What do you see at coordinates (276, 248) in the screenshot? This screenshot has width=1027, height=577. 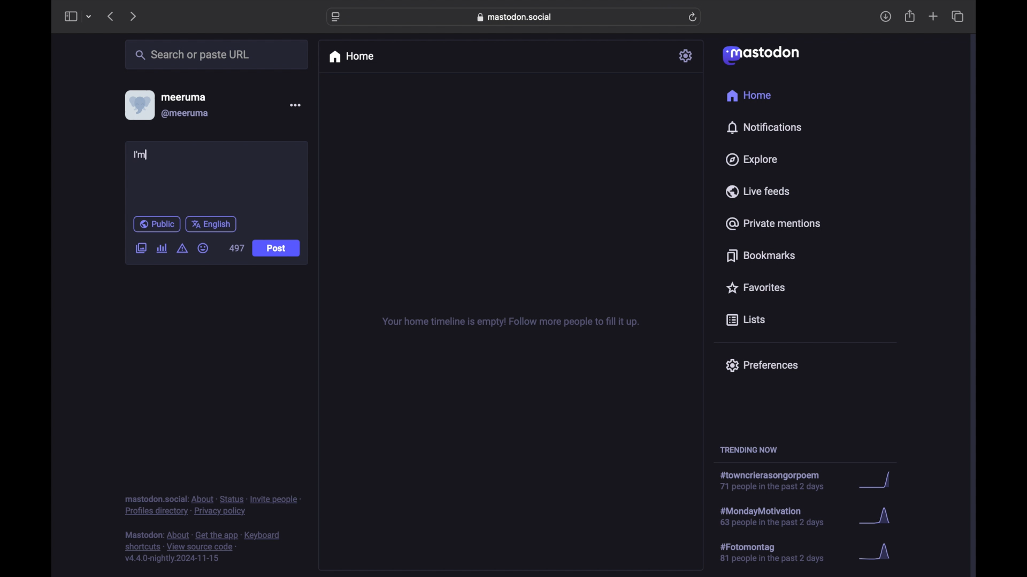 I see `post` at bounding box center [276, 248].